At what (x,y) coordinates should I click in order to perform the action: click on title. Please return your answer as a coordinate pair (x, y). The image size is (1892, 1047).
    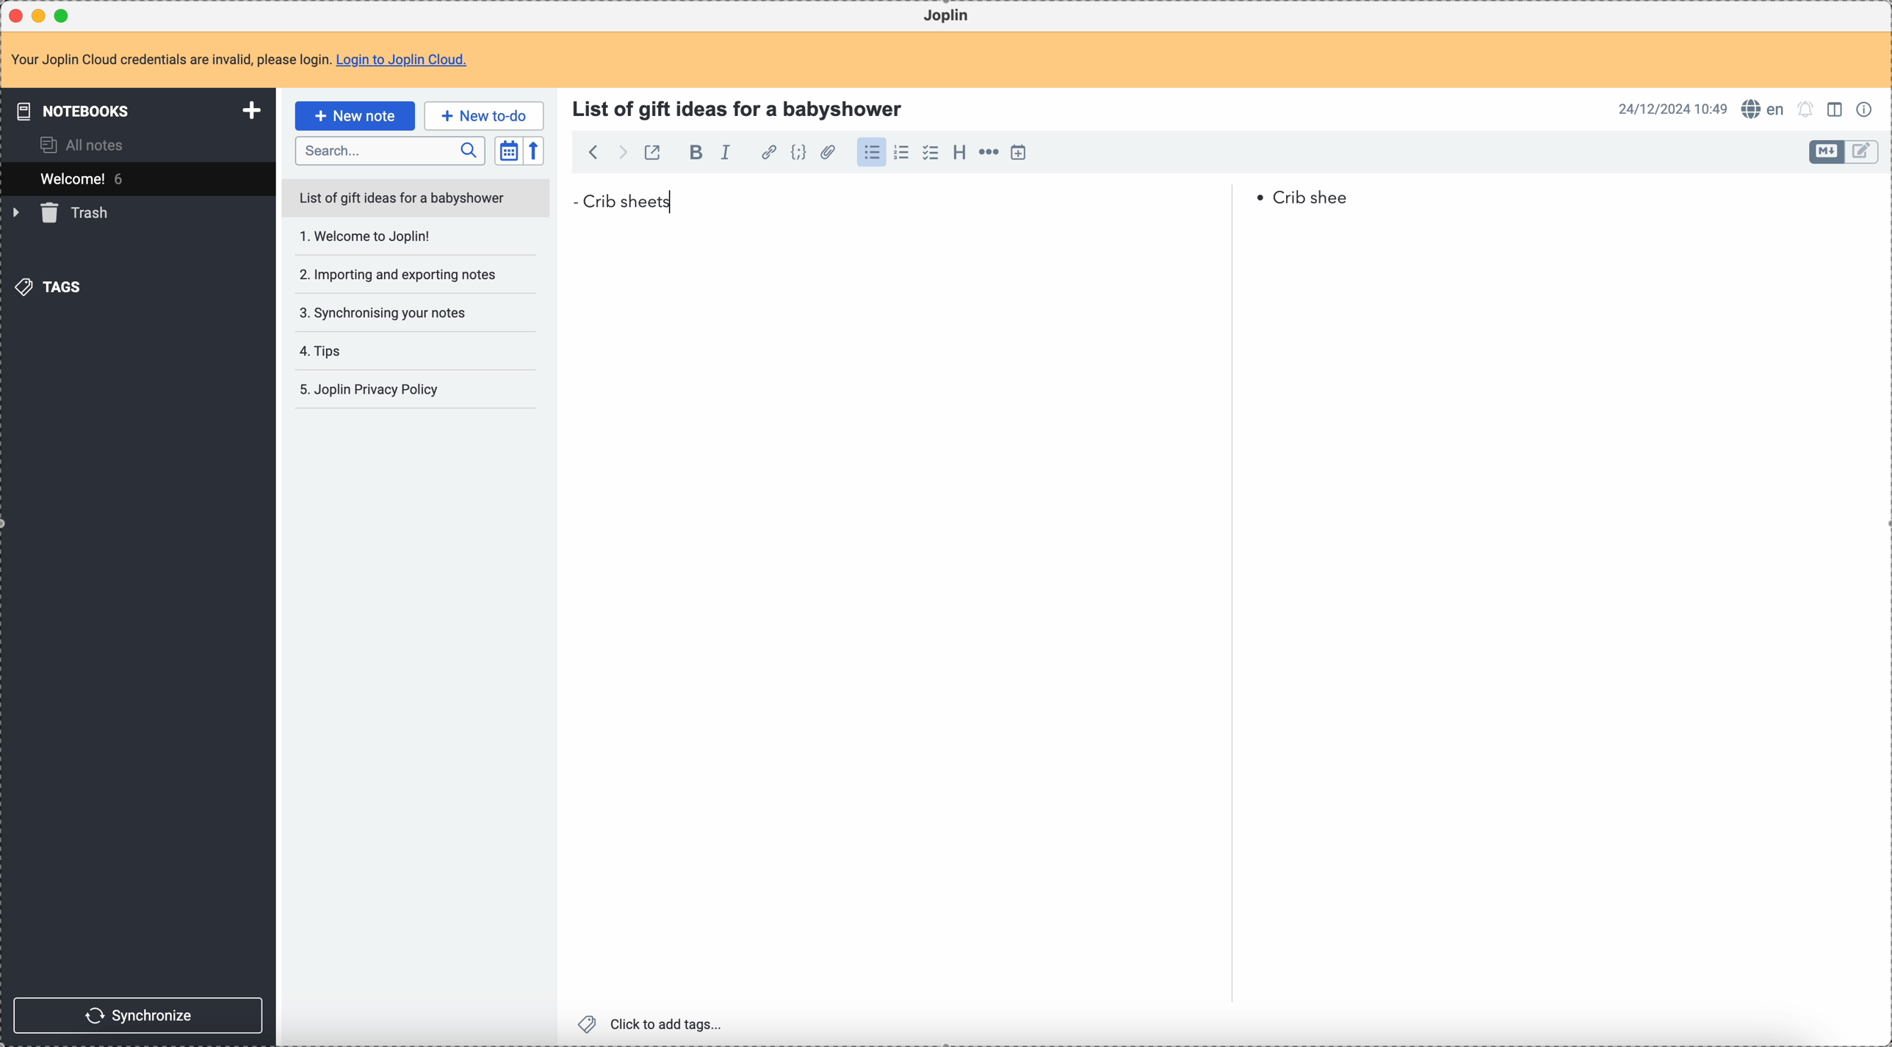
    Looking at the image, I should click on (742, 106).